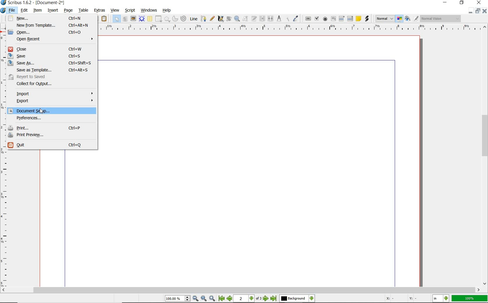 The height and width of the screenshot is (303, 488). I want to click on Zoom In, so click(213, 299).